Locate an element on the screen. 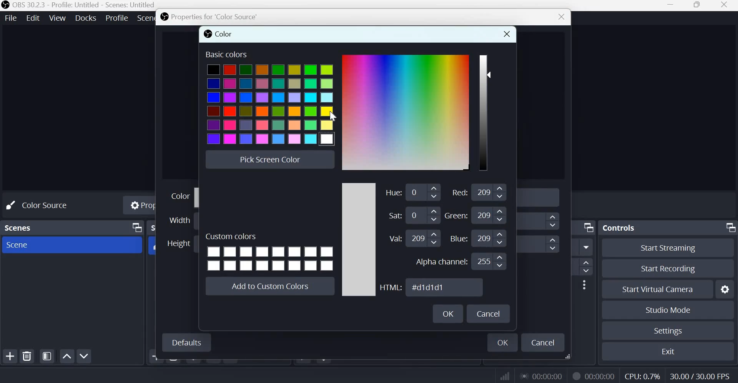  Profile is located at coordinates (116, 18).